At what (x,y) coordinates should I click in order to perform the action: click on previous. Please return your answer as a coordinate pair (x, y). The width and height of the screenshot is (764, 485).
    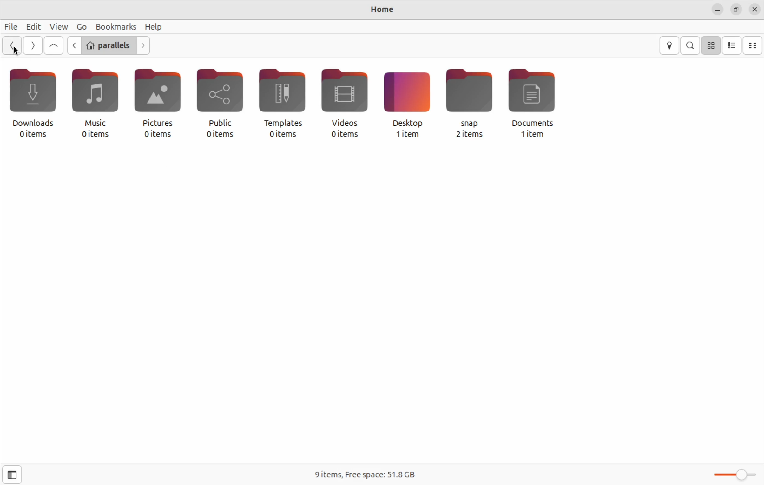
    Looking at the image, I should click on (73, 45).